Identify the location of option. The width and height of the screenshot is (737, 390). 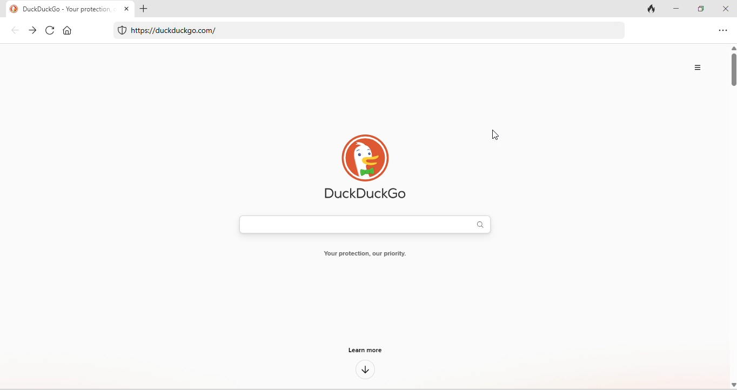
(700, 68).